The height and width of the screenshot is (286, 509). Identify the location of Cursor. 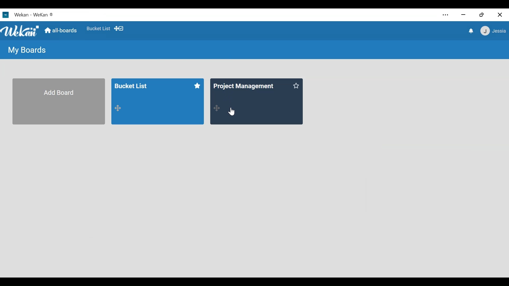
(233, 111).